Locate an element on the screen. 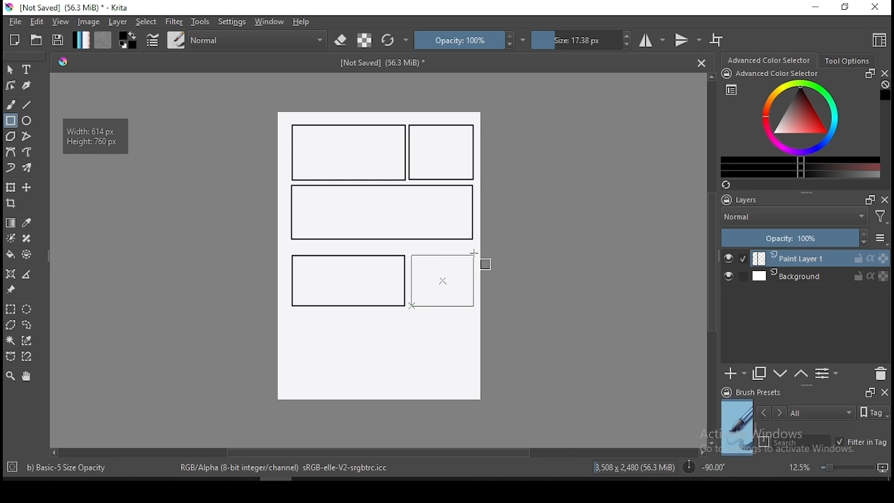 The height and width of the screenshot is (503, 894). colorize mask tool is located at coordinates (12, 238).